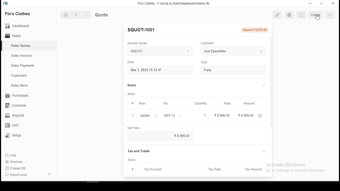 The height and width of the screenshot is (191, 340). I want to click on 1-1, so click(63, 175).